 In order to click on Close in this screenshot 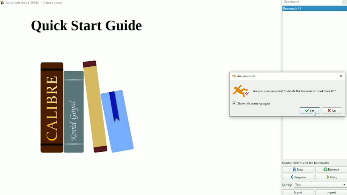, I will do `click(344, 3)`.